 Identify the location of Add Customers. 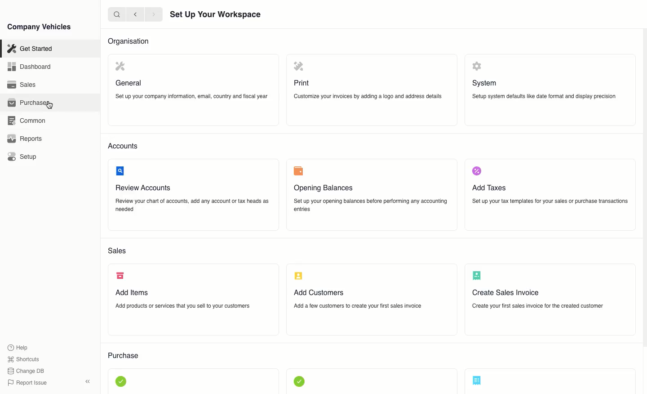
(319, 292).